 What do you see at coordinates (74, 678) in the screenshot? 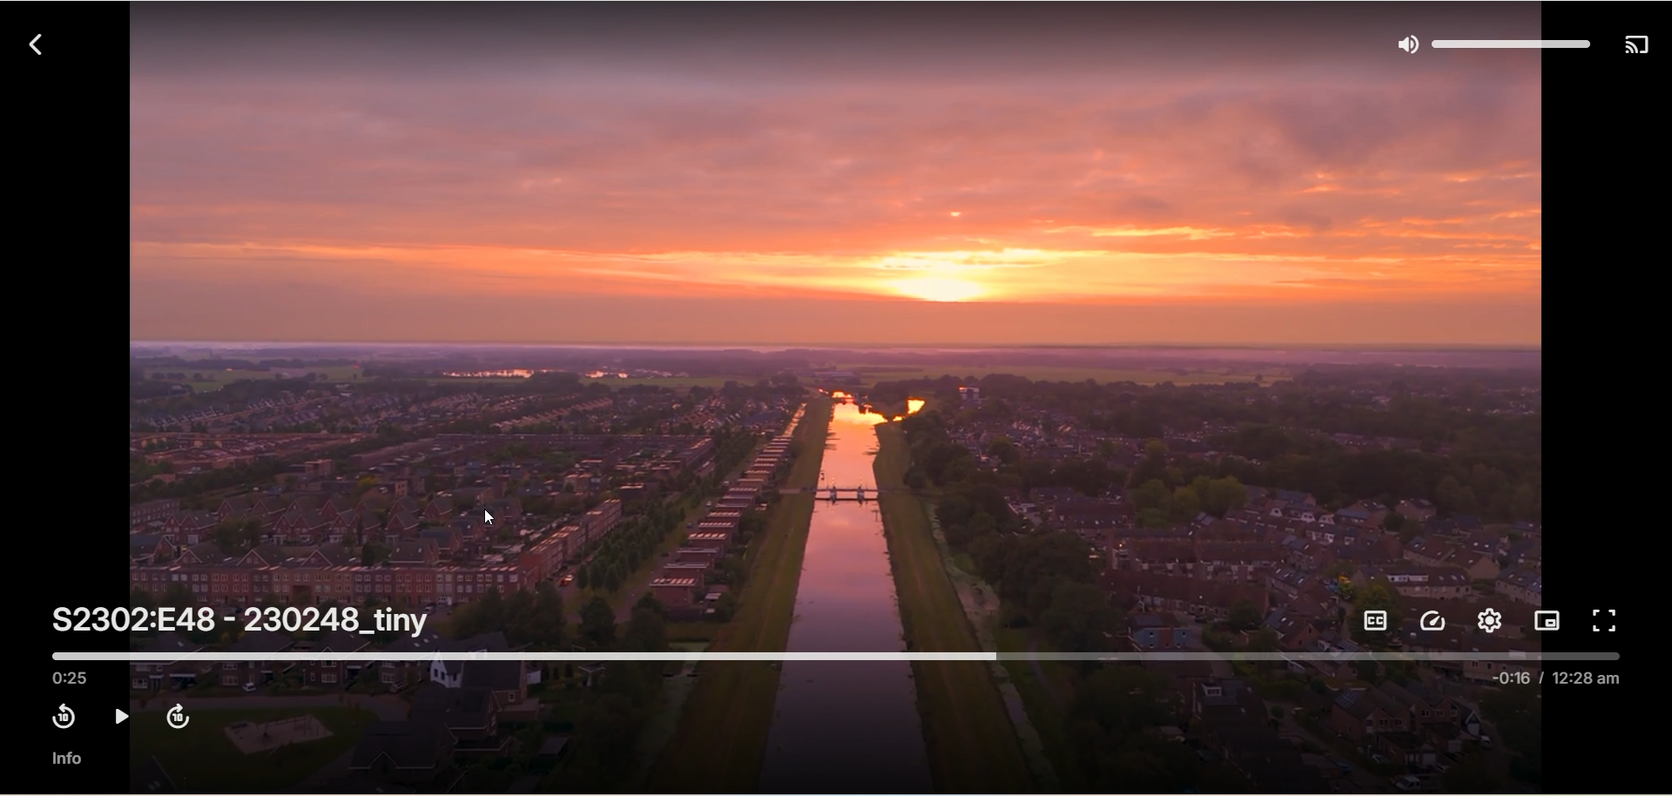
I see `played time- 0:24` at bounding box center [74, 678].